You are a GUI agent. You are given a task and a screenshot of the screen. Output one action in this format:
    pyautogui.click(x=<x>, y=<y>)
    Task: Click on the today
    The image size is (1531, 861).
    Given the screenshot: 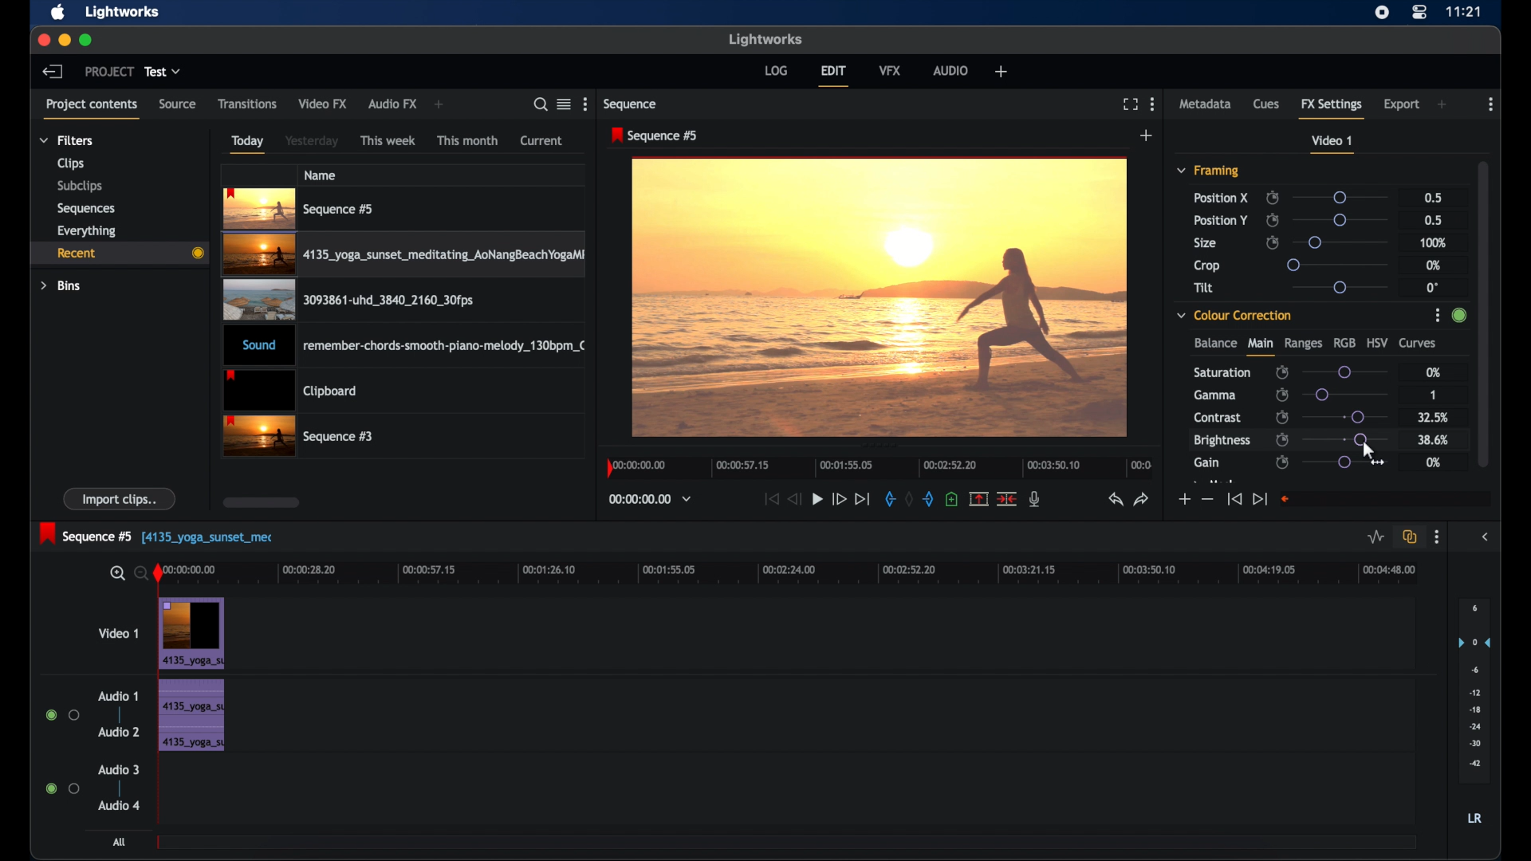 What is the action you would take?
    pyautogui.click(x=247, y=144)
    